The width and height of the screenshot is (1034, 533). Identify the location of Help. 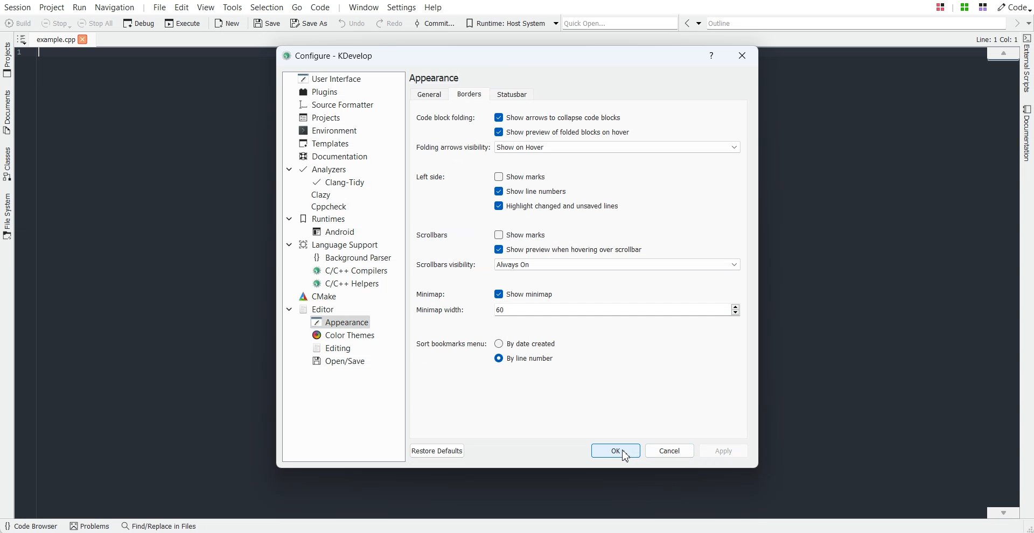
(711, 55).